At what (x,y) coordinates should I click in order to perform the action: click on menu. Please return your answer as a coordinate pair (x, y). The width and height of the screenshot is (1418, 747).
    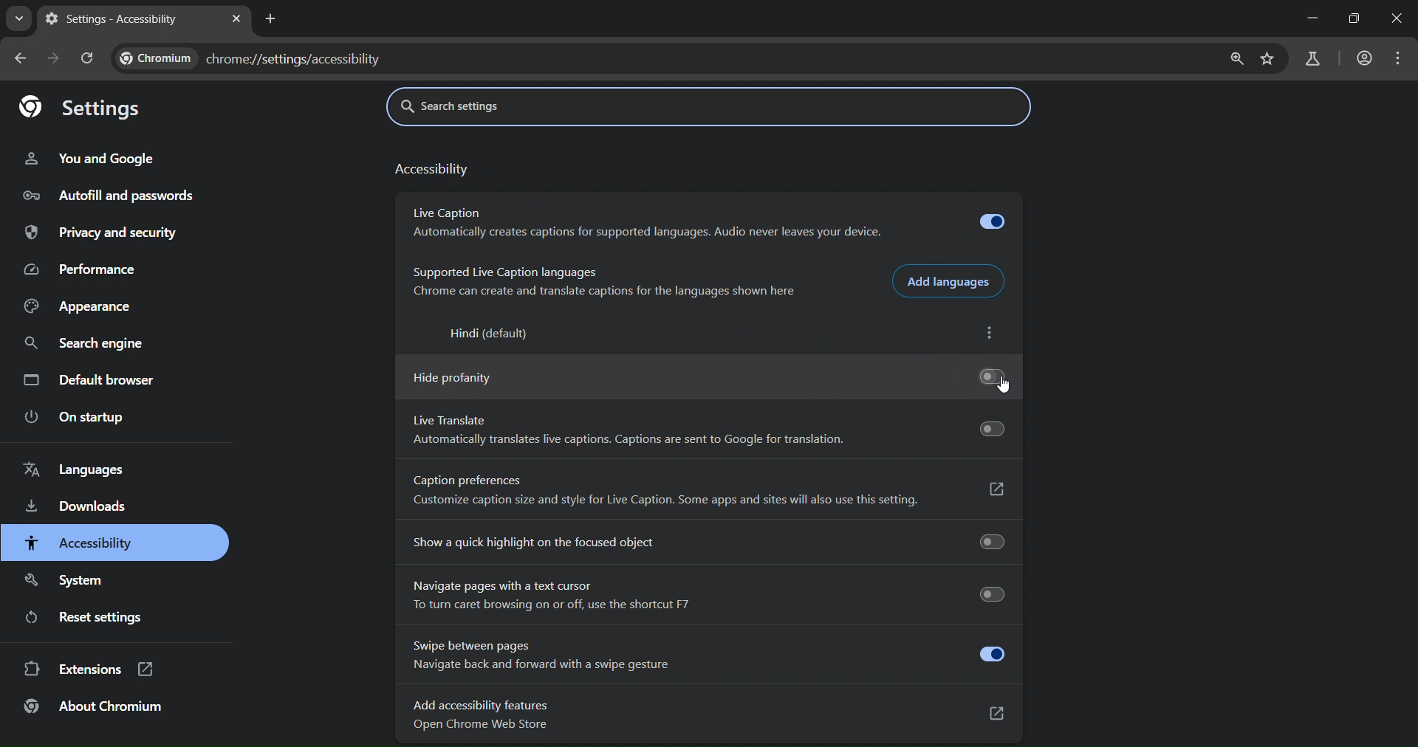
    Looking at the image, I should click on (1400, 56).